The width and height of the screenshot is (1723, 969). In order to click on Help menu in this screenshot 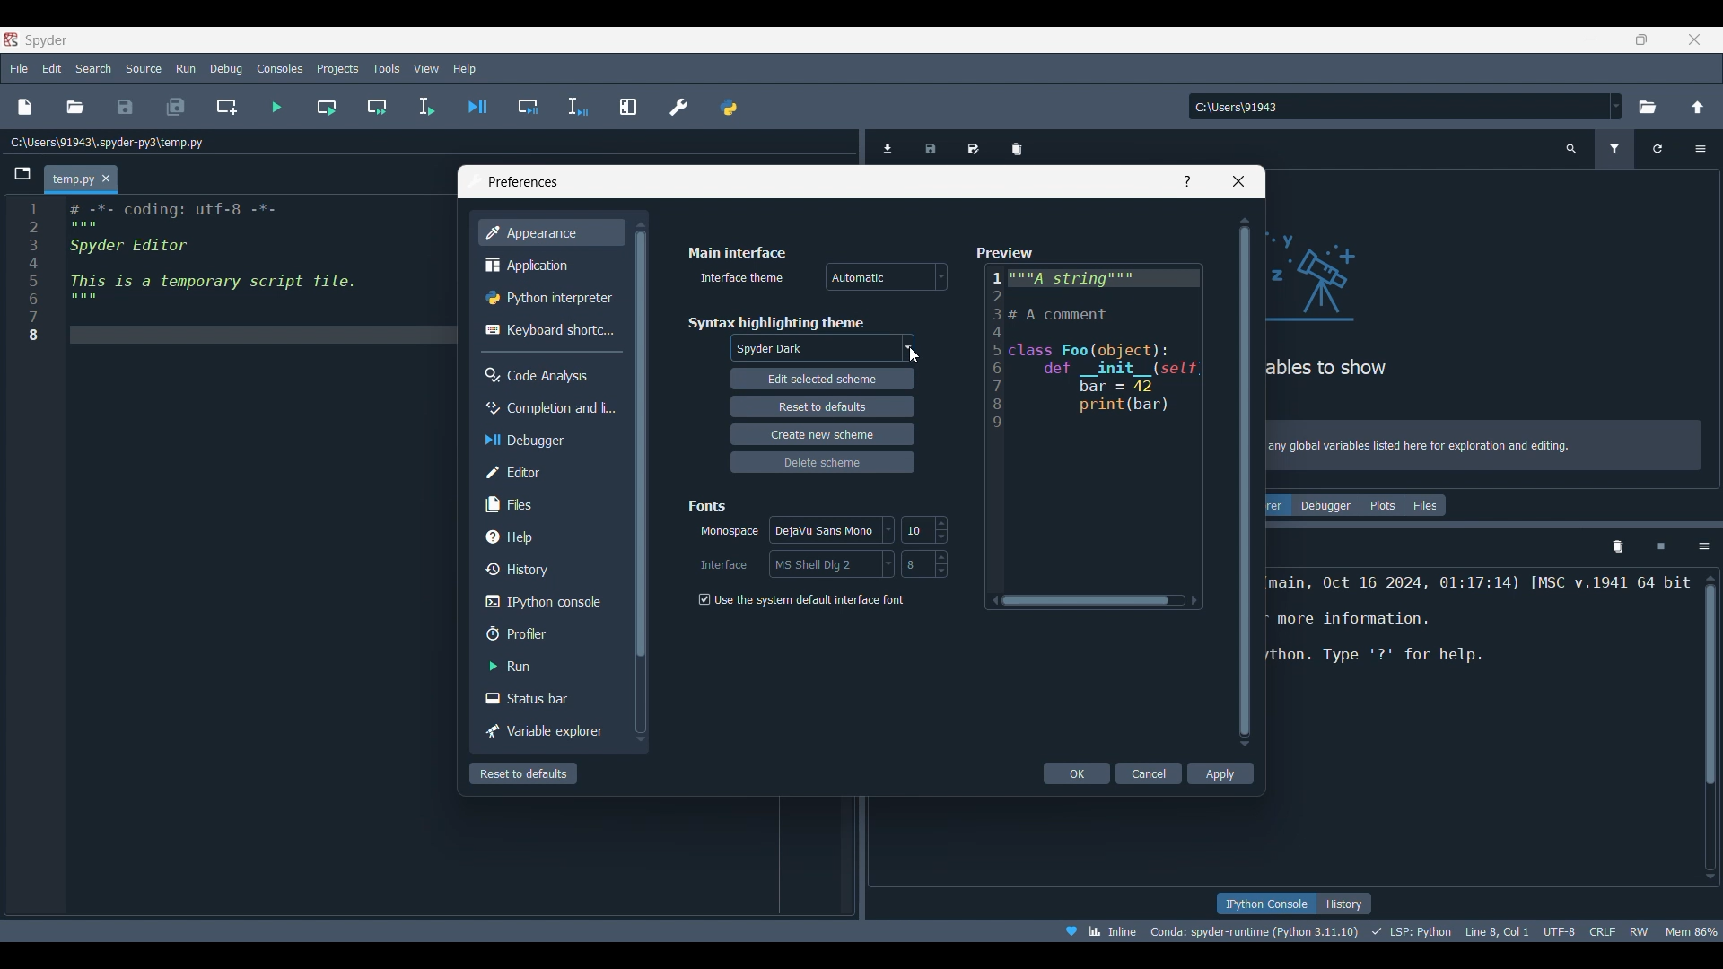, I will do `click(464, 68)`.